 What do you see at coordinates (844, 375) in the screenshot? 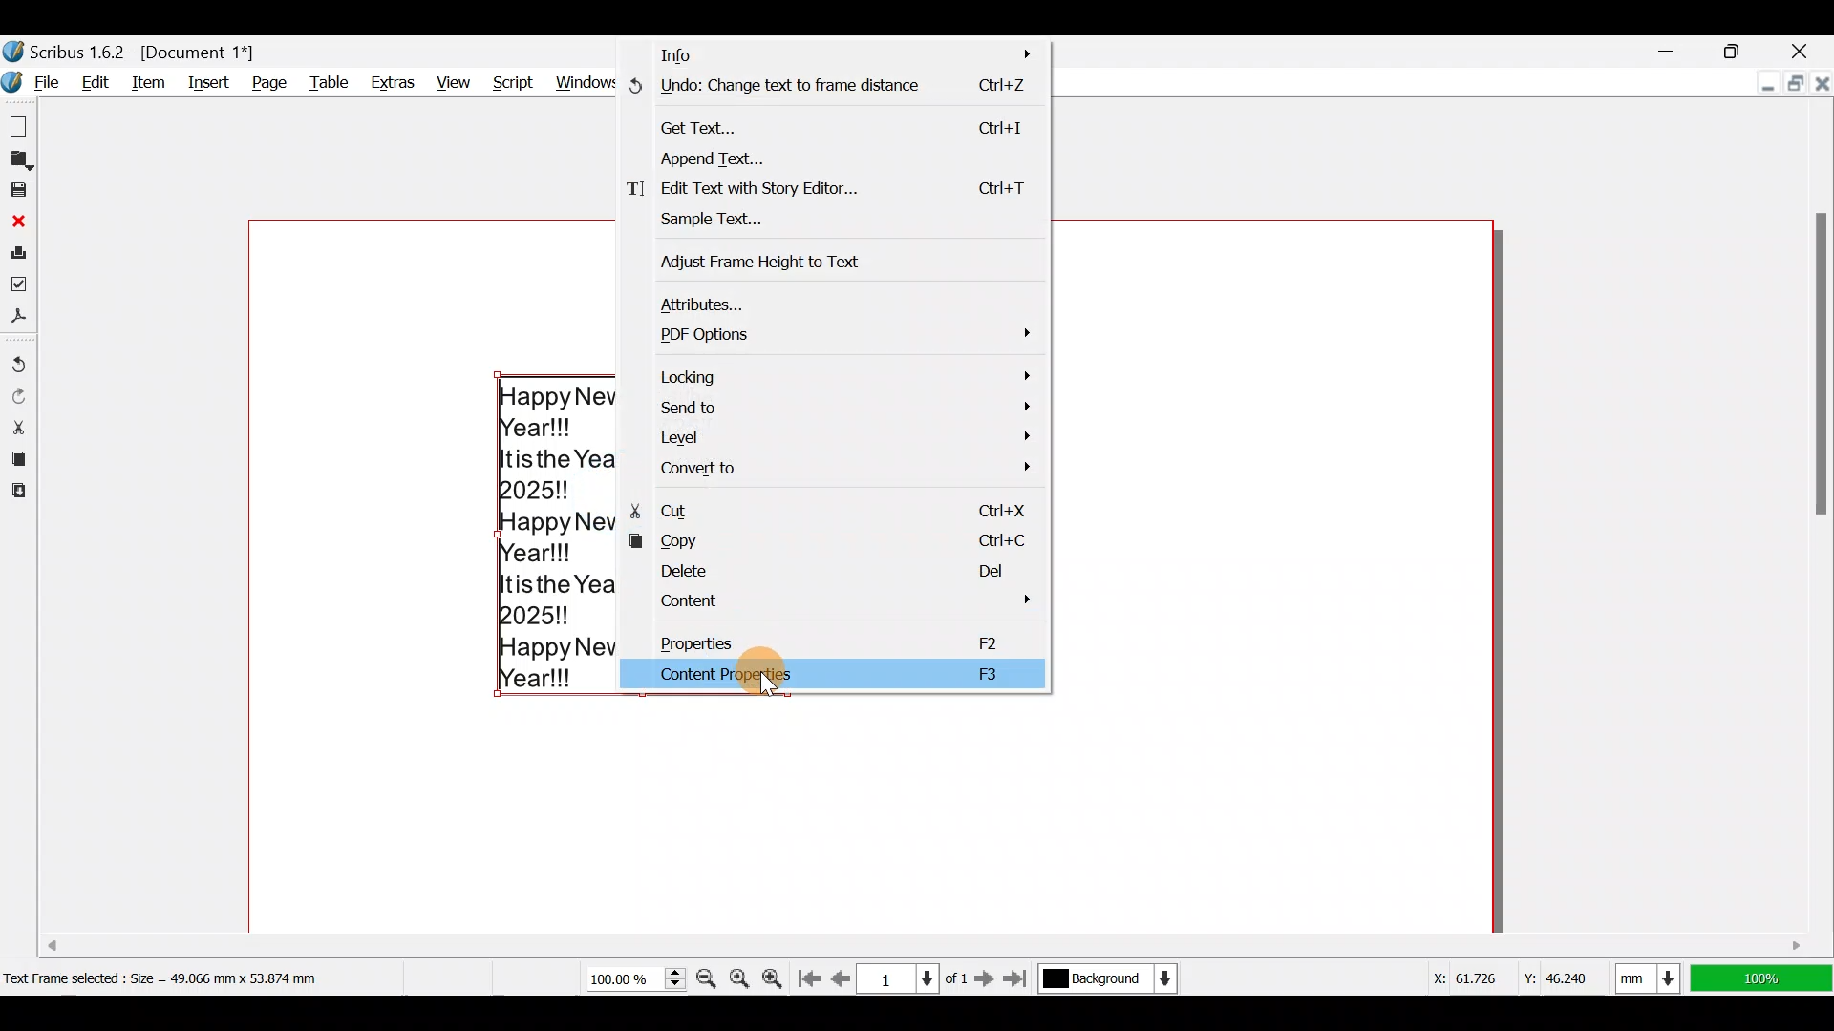
I see `Locking` at bounding box center [844, 375].